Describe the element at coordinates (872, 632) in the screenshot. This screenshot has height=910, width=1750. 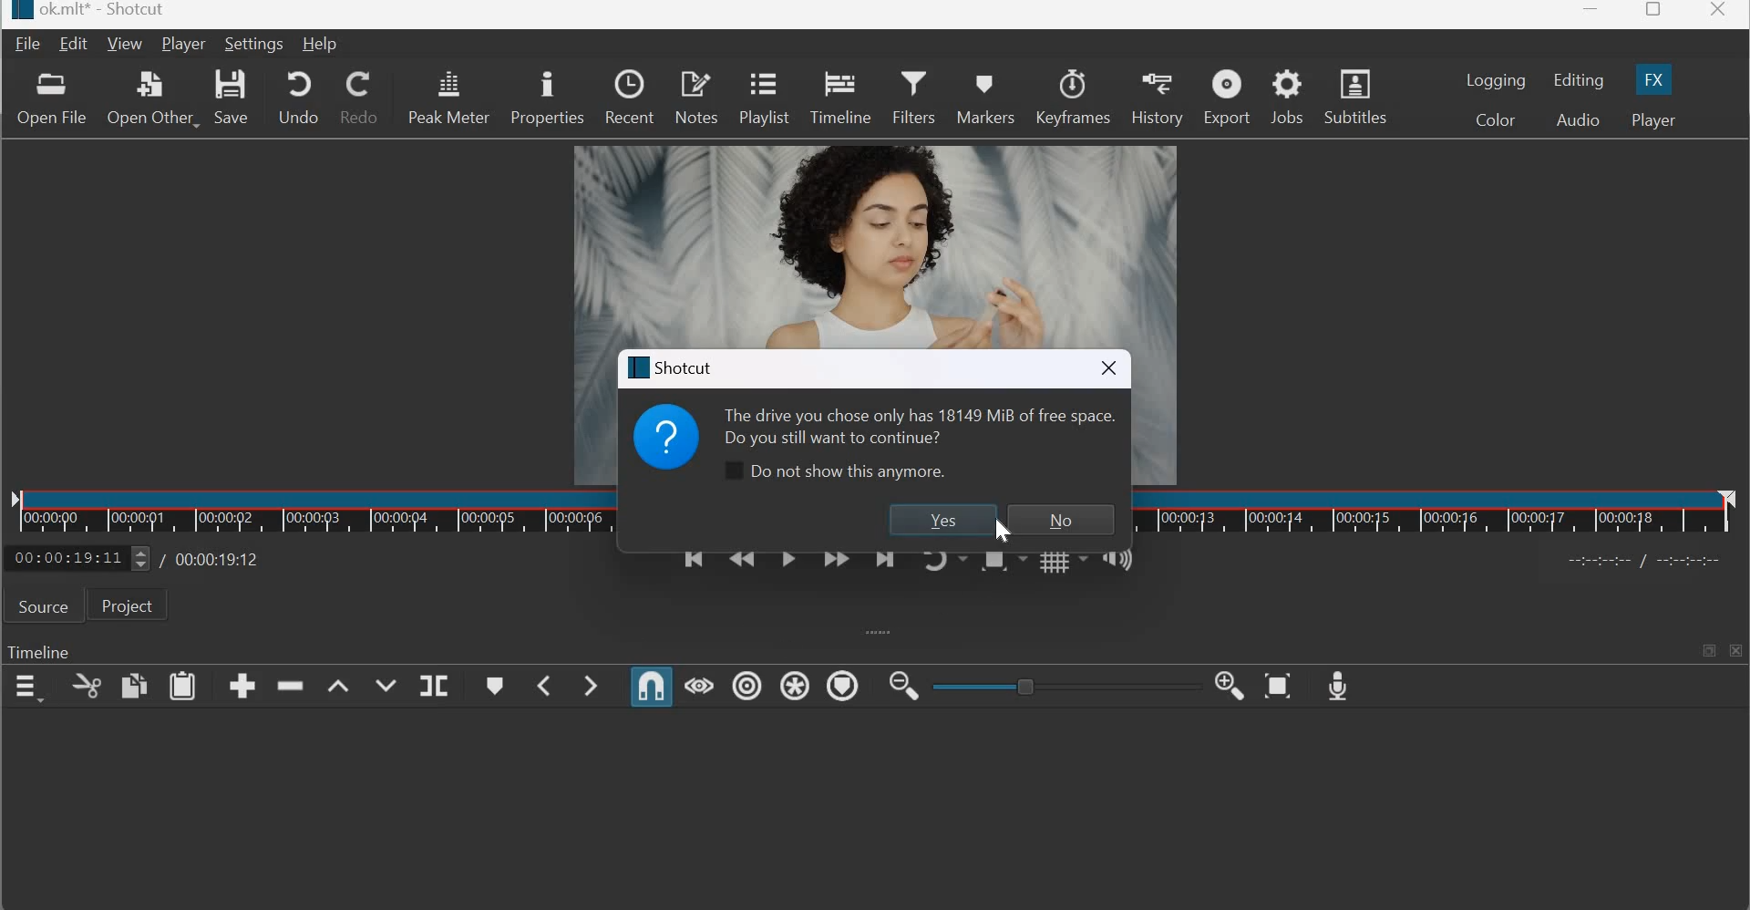
I see `expand` at that location.